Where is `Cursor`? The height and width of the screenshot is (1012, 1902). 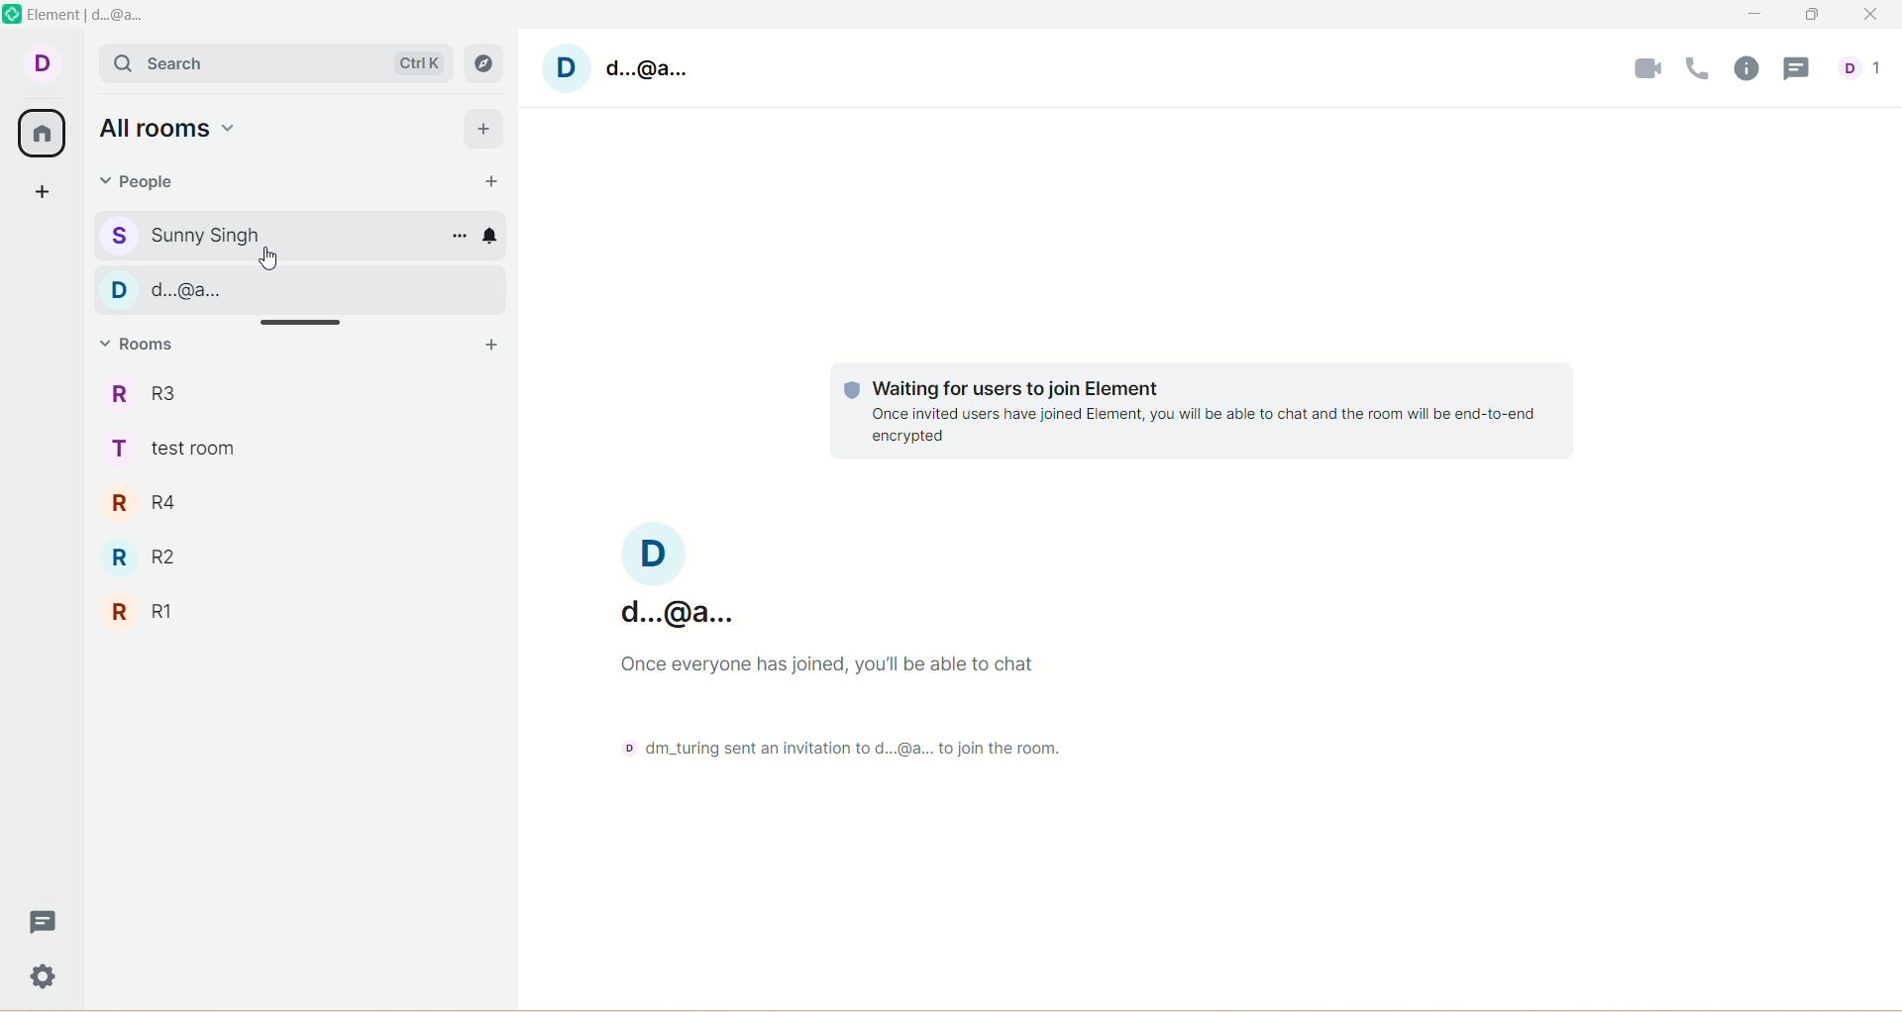
Cursor is located at coordinates (267, 258).